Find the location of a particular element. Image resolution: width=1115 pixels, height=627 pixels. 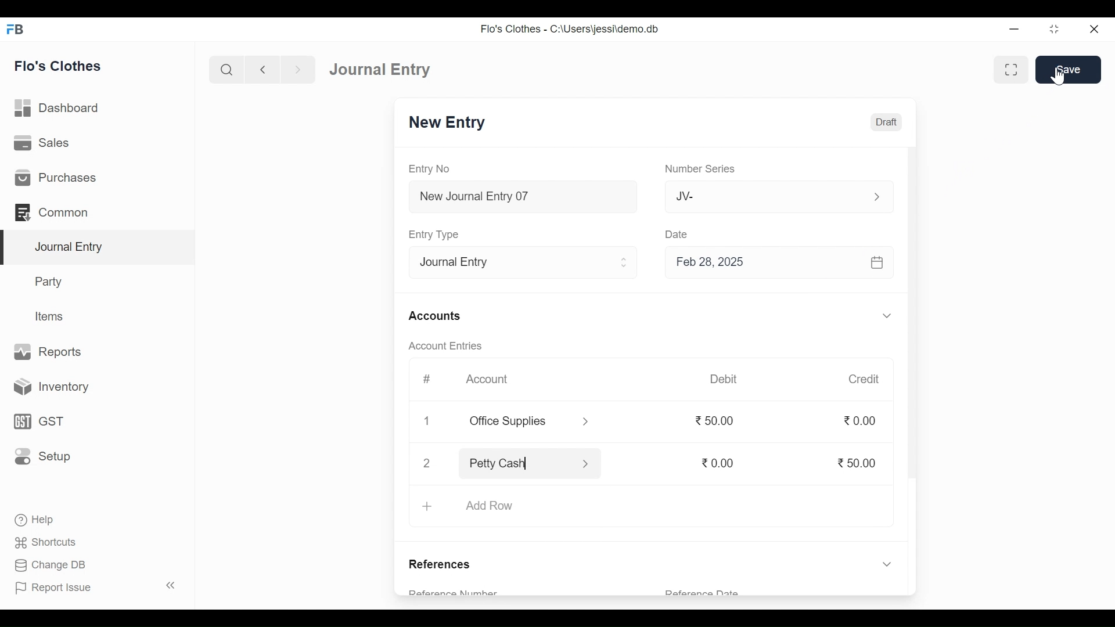

Debit is located at coordinates (722, 379).